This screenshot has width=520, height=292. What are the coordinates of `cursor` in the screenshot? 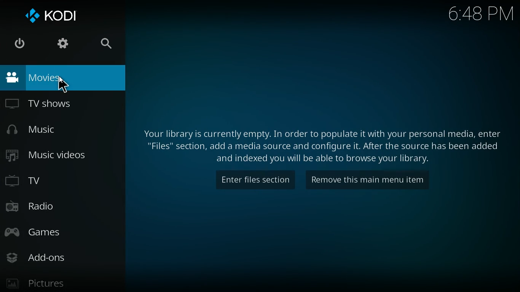 It's located at (63, 85).